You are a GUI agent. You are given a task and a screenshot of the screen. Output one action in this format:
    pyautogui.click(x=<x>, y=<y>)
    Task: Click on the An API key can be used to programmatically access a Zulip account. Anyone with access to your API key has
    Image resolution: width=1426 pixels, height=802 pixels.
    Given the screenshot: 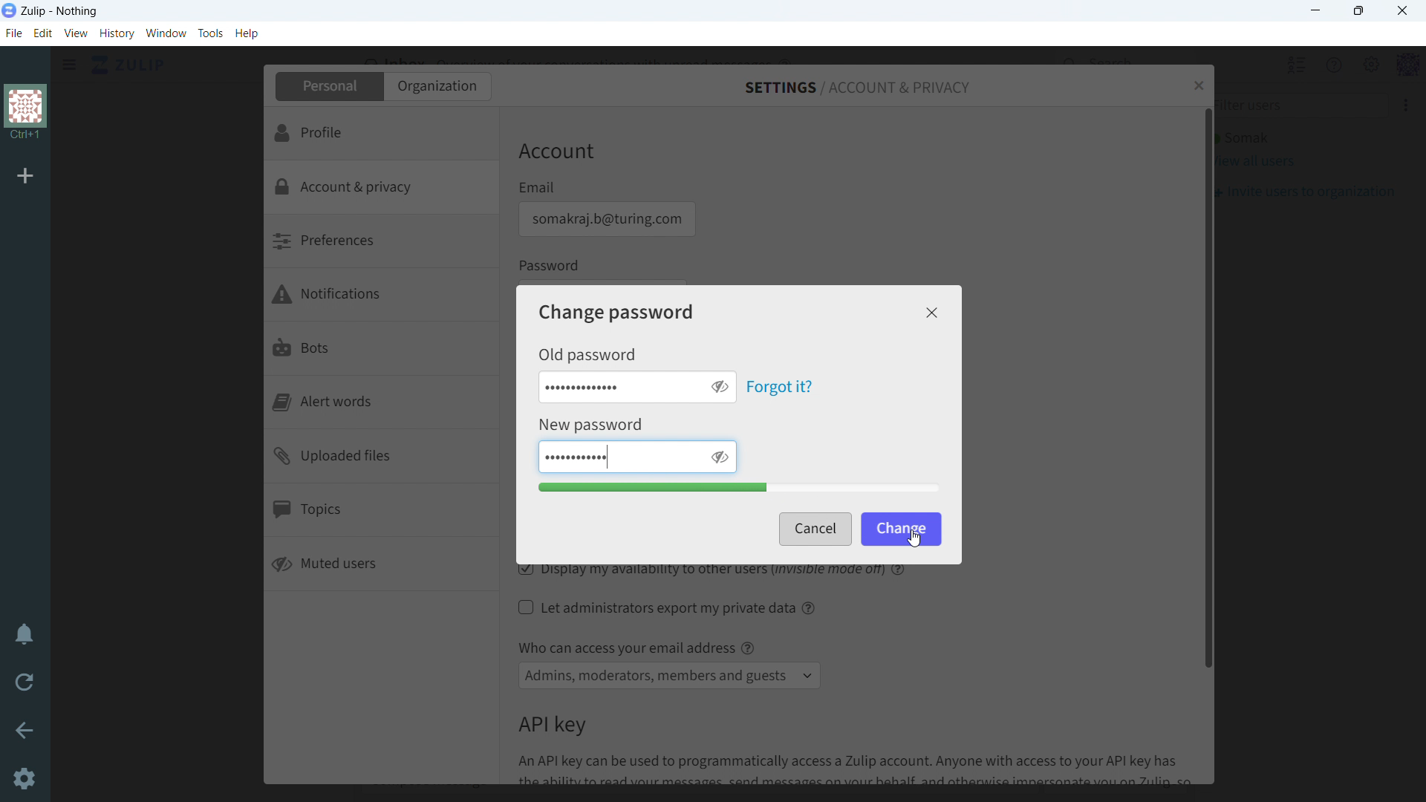 What is the action you would take?
    pyautogui.click(x=862, y=769)
    